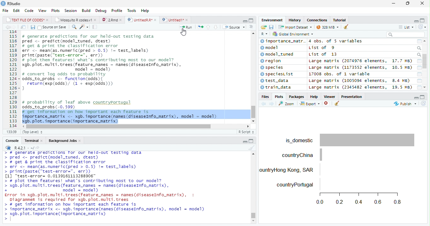 This screenshot has height=226, width=430. What do you see at coordinates (405, 104) in the screenshot?
I see `Publish ` at bounding box center [405, 104].